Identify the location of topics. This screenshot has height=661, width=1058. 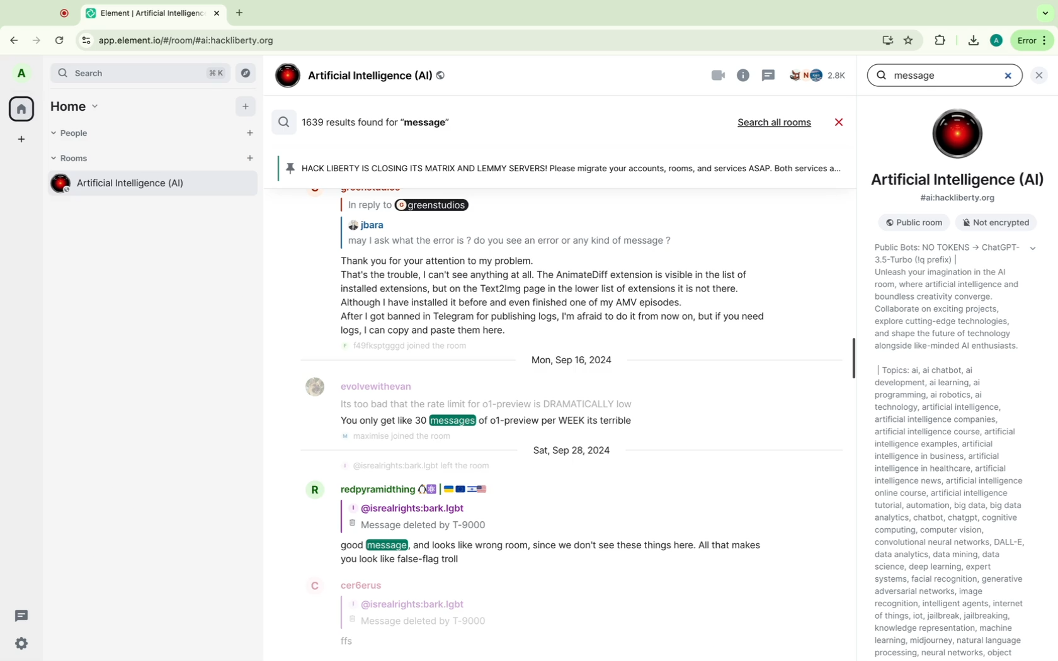
(963, 512).